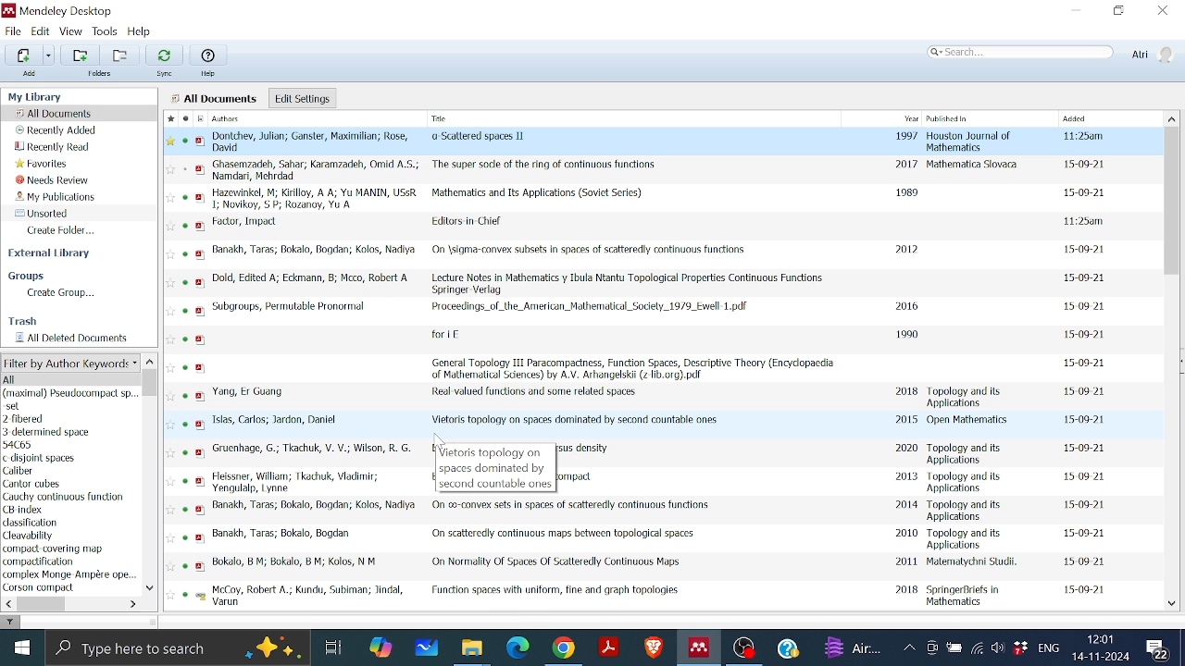 This screenshot has height=666, width=1185. Describe the element at coordinates (1086, 164) in the screenshot. I see `date` at that location.